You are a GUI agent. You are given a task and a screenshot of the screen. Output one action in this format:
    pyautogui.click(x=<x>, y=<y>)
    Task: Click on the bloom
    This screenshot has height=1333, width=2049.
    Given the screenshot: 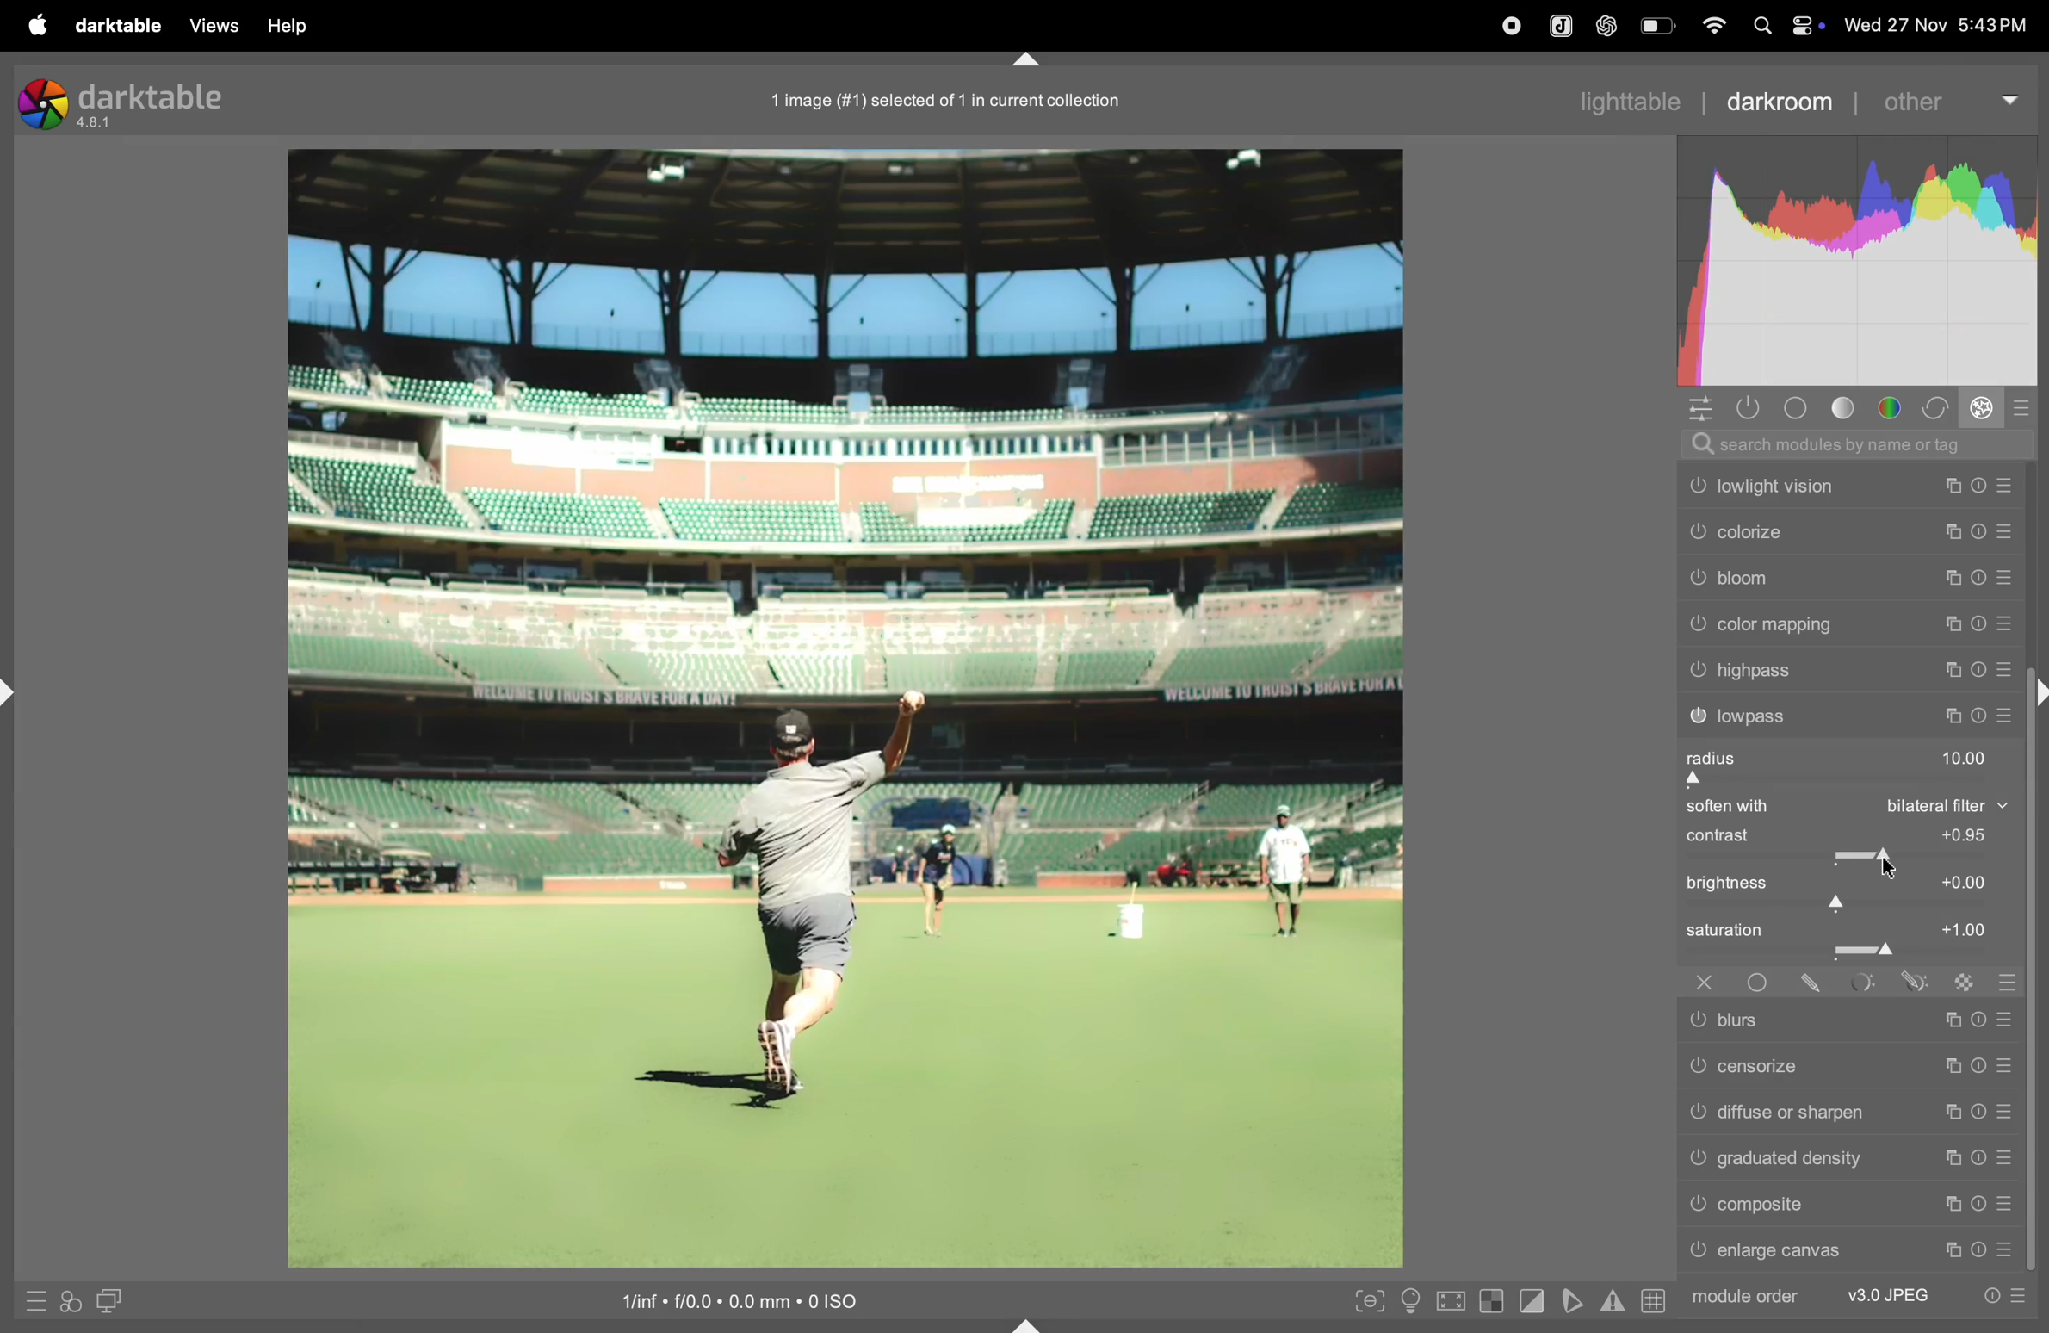 What is the action you would take?
    pyautogui.click(x=1847, y=582)
    